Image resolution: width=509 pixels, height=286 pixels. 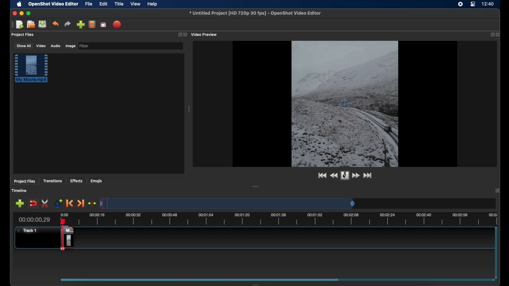 What do you see at coordinates (255, 13) in the screenshot?
I see `file name` at bounding box center [255, 13].